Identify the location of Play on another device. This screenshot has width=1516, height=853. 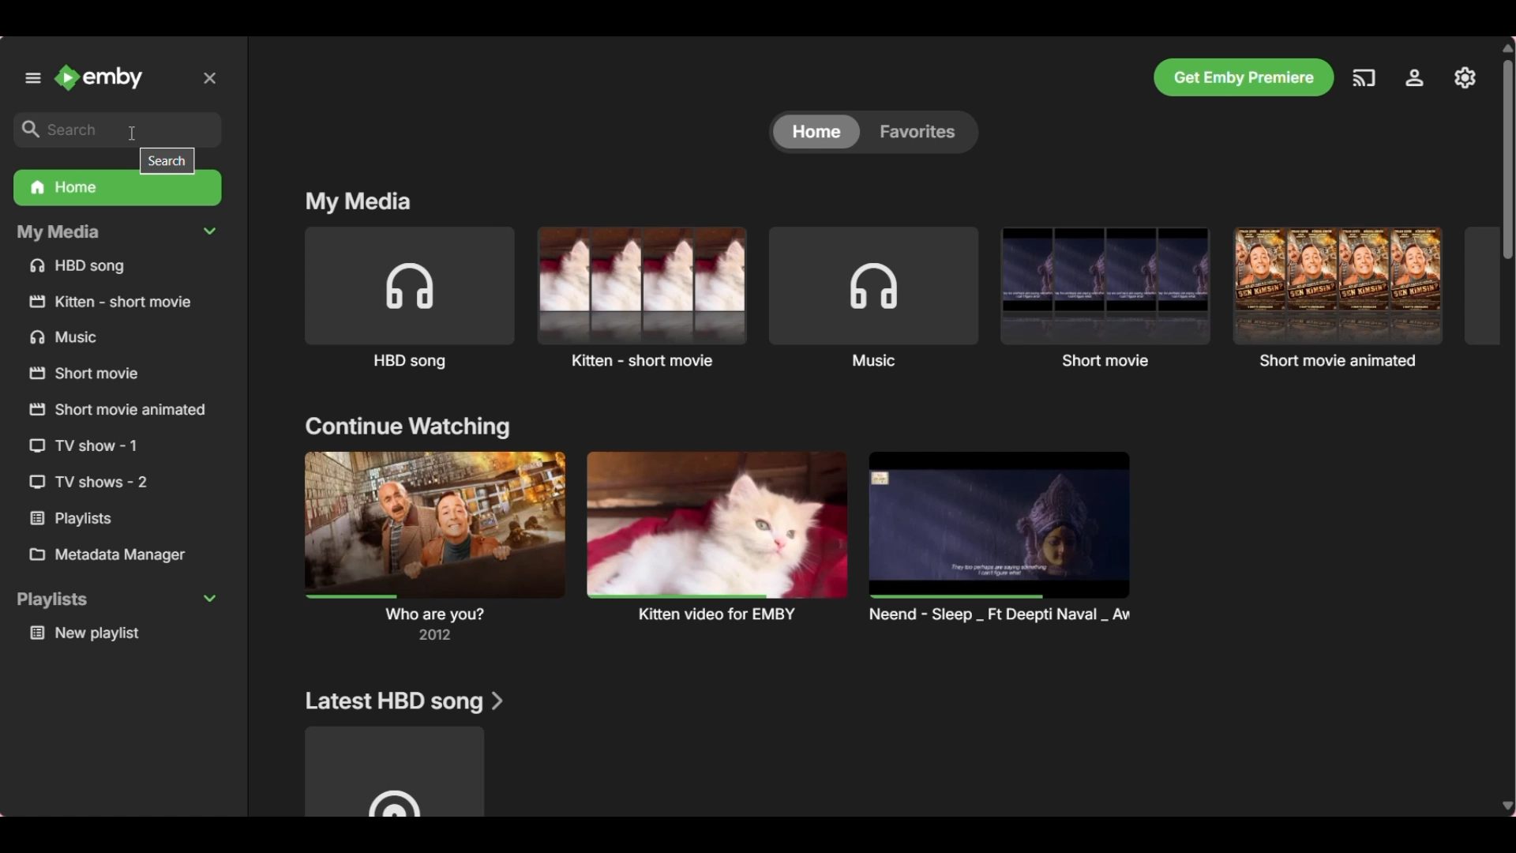
(1364, 78).